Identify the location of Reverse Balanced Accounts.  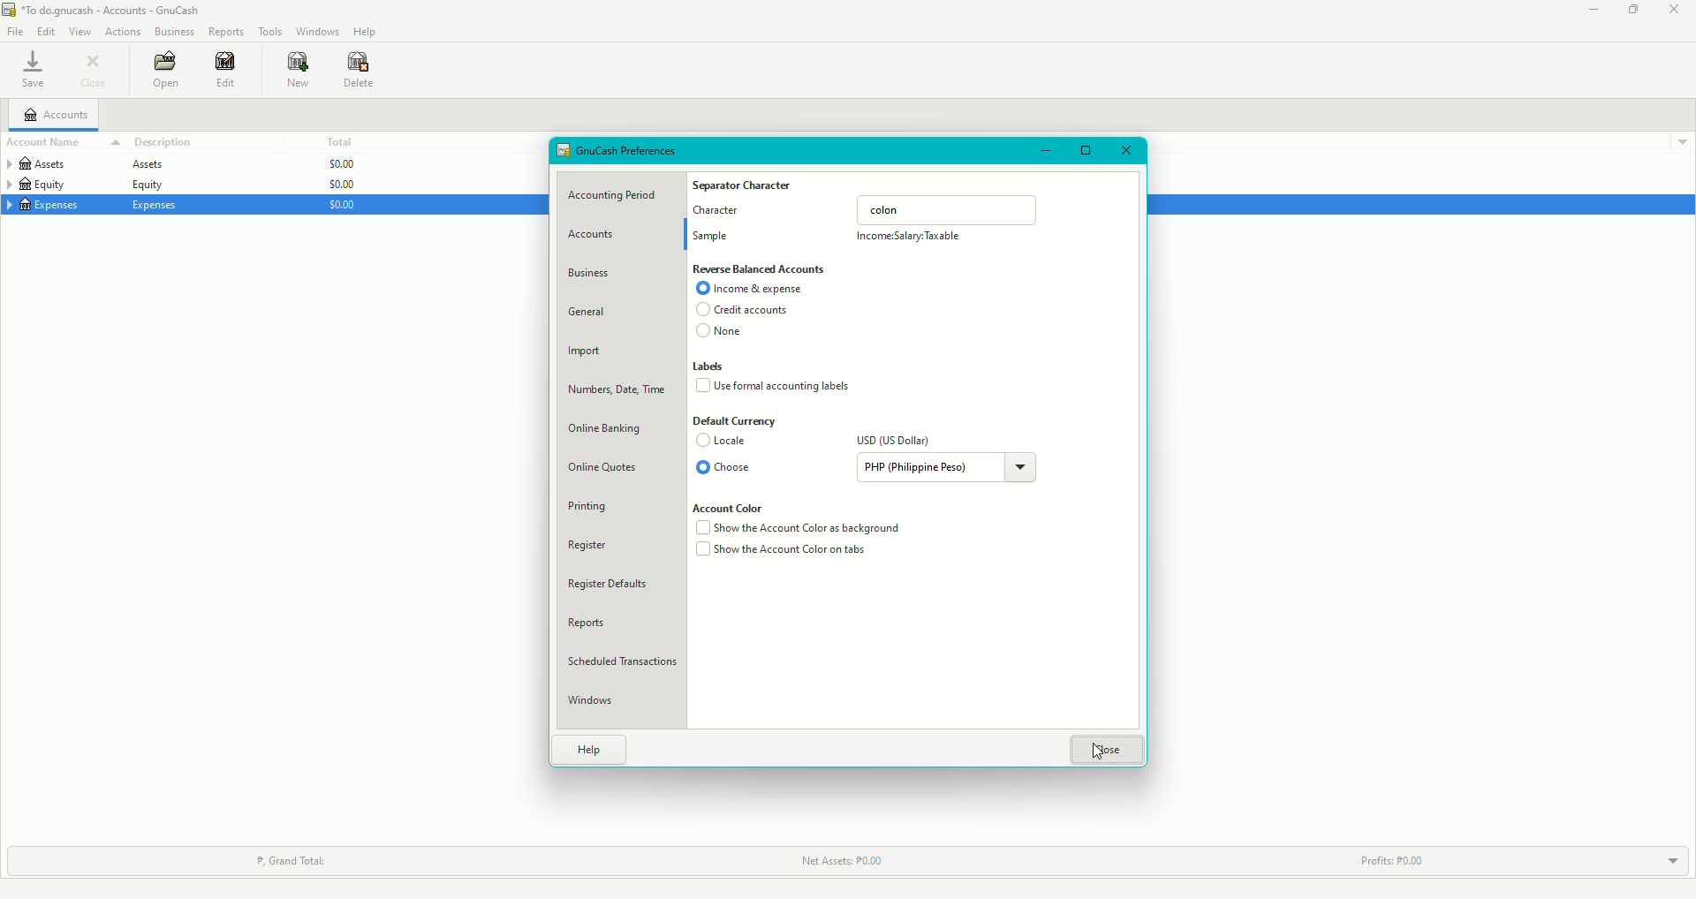
(760, 269).